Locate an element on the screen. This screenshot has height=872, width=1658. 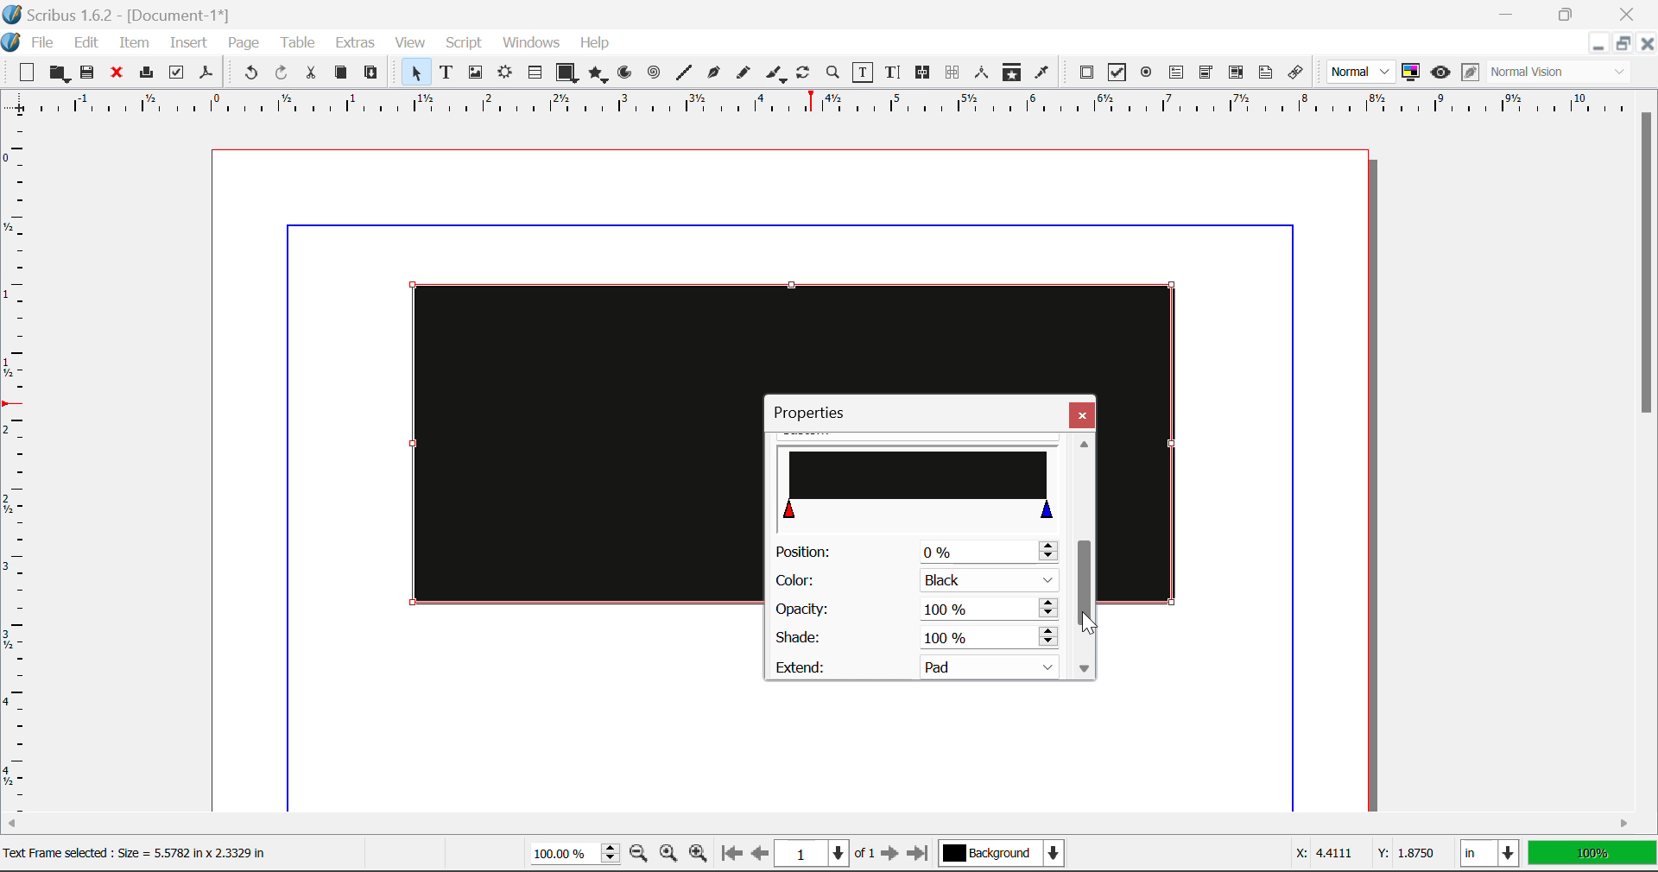
PDF List Box is located at coordinates (1237, 73).